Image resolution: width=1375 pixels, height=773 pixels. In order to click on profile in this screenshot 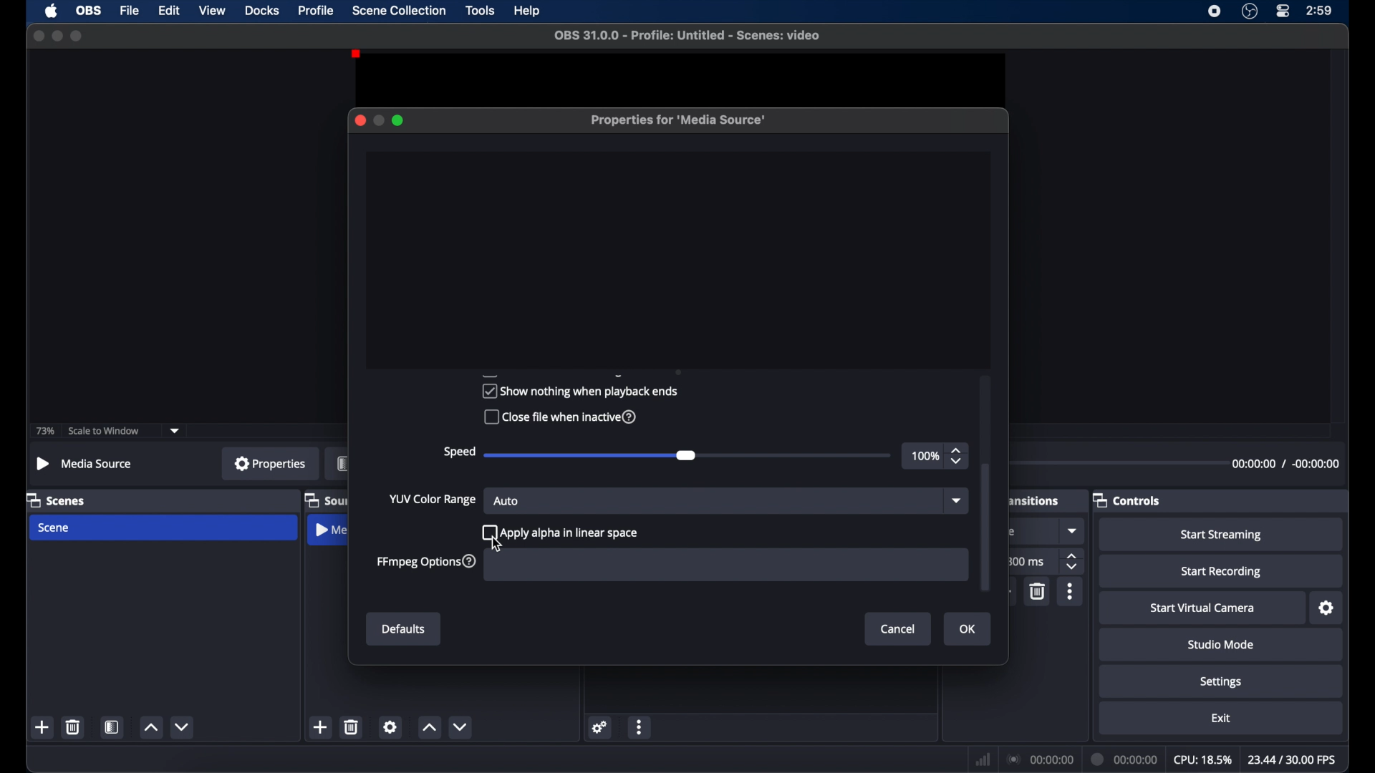, I will do `click(317, 10)`.